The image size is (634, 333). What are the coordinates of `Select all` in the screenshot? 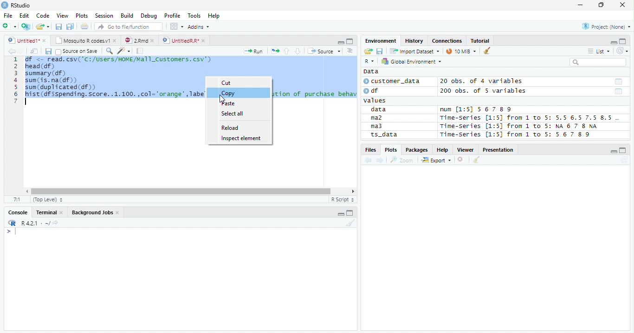 It's located at (233, 114).